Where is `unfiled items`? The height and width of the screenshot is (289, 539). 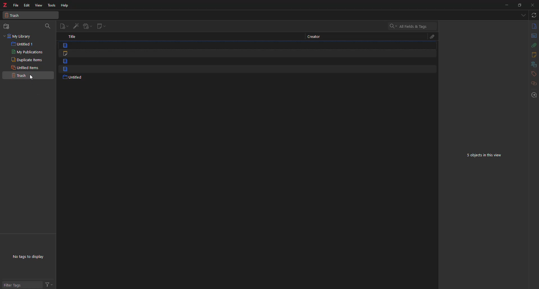
unfiled items is located at coordinates (26, 67).